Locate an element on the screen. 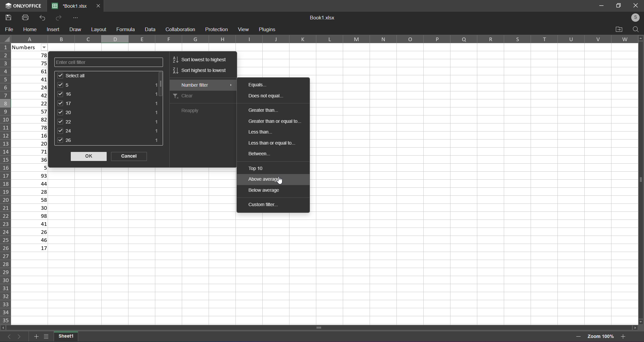 The width and height of the screenshot is (644, 342). 17 is located at coordinates (31, 249).